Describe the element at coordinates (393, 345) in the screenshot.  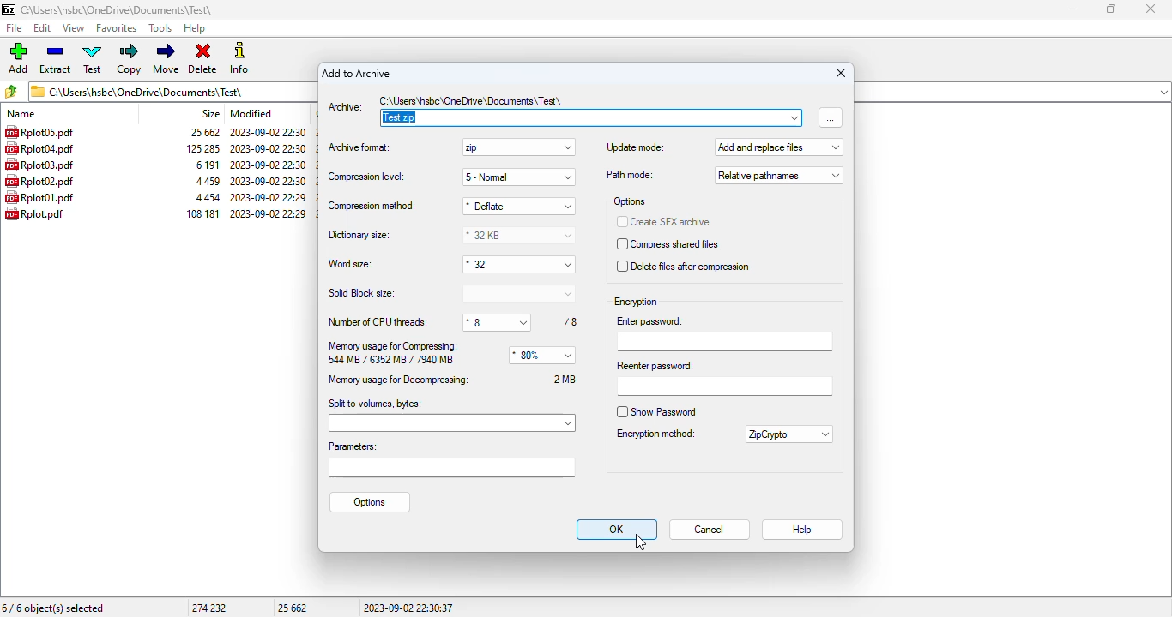
I see `memory usage for compressing:` at that location.